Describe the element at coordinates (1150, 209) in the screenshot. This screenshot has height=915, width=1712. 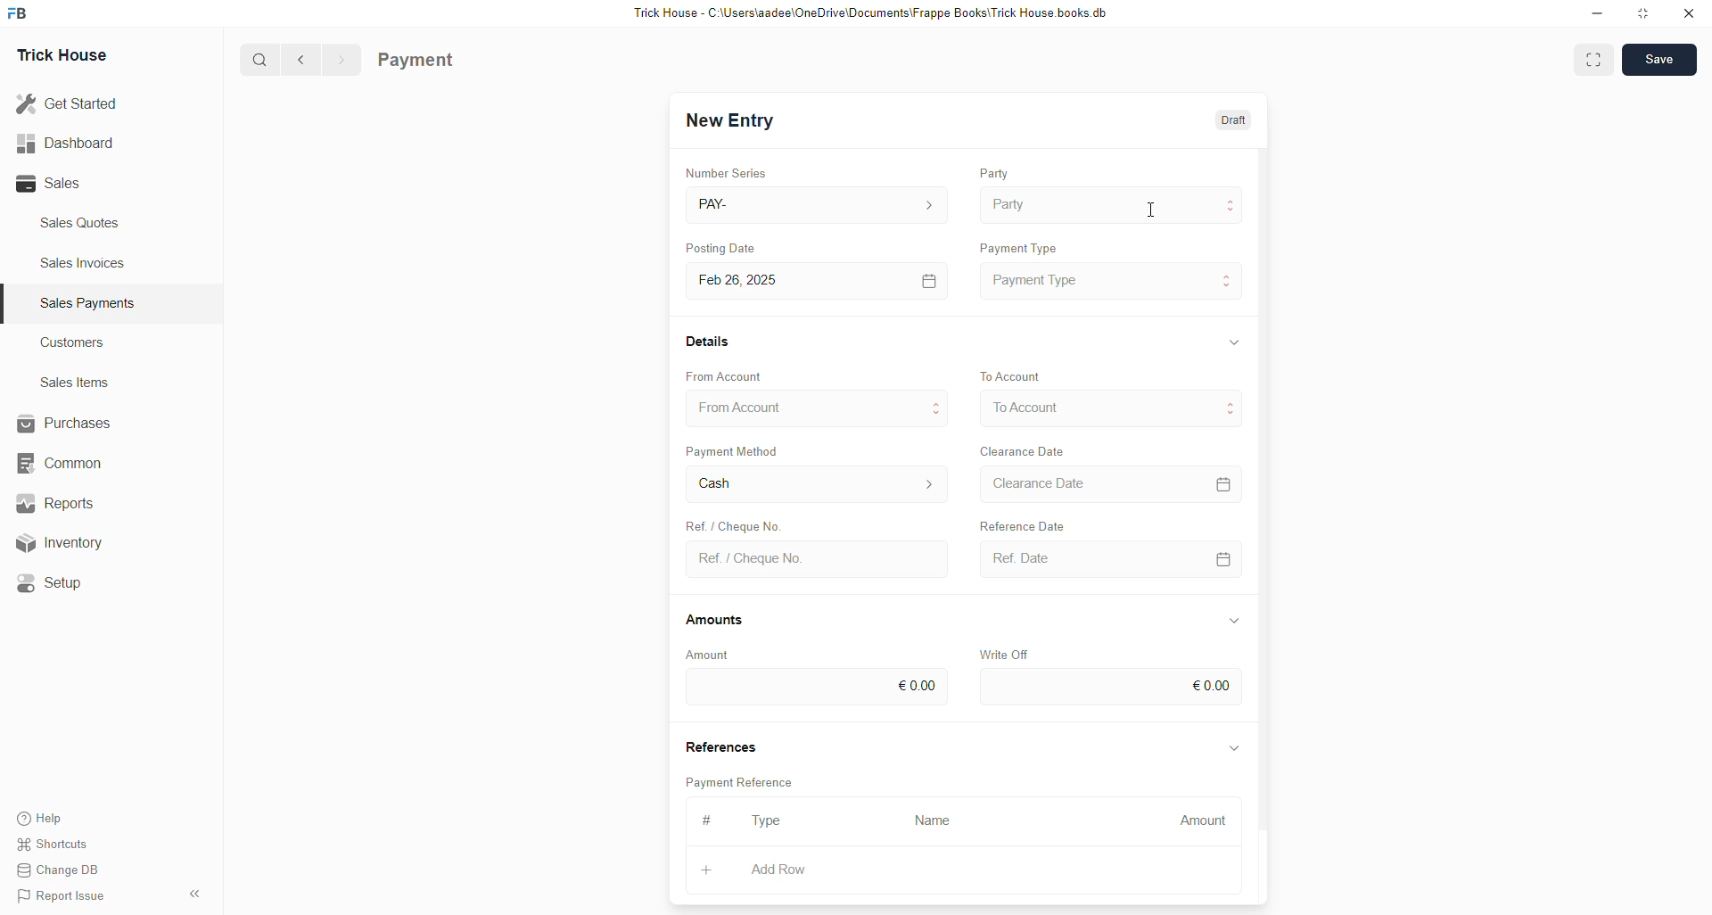
I see `cursor` at that location.